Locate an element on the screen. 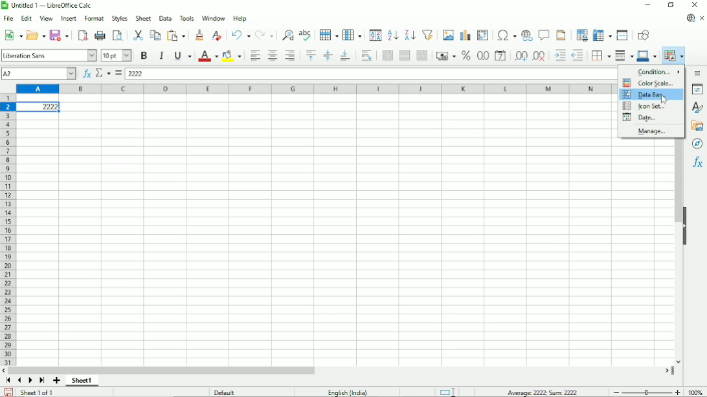 This screenshot has width=707, height=397. Manage is located at coordinates (651, 131).